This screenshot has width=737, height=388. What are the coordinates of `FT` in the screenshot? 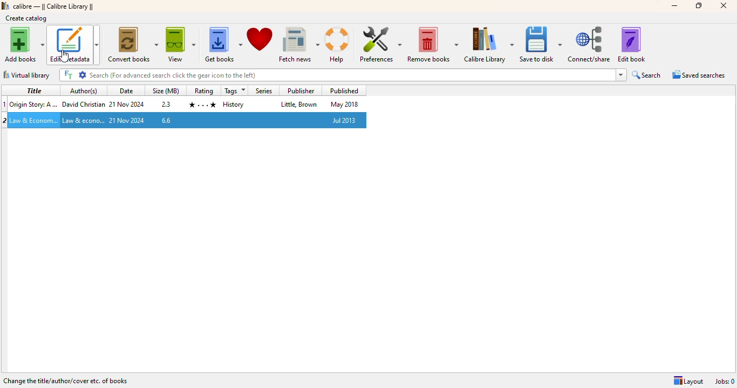 It's located at (67, 74).